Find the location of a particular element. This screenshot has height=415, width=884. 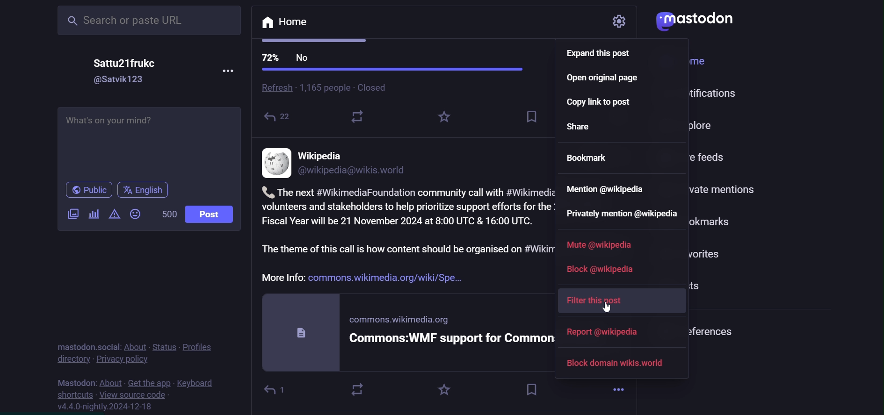

mastodon social is located at coordinates (85, 345).